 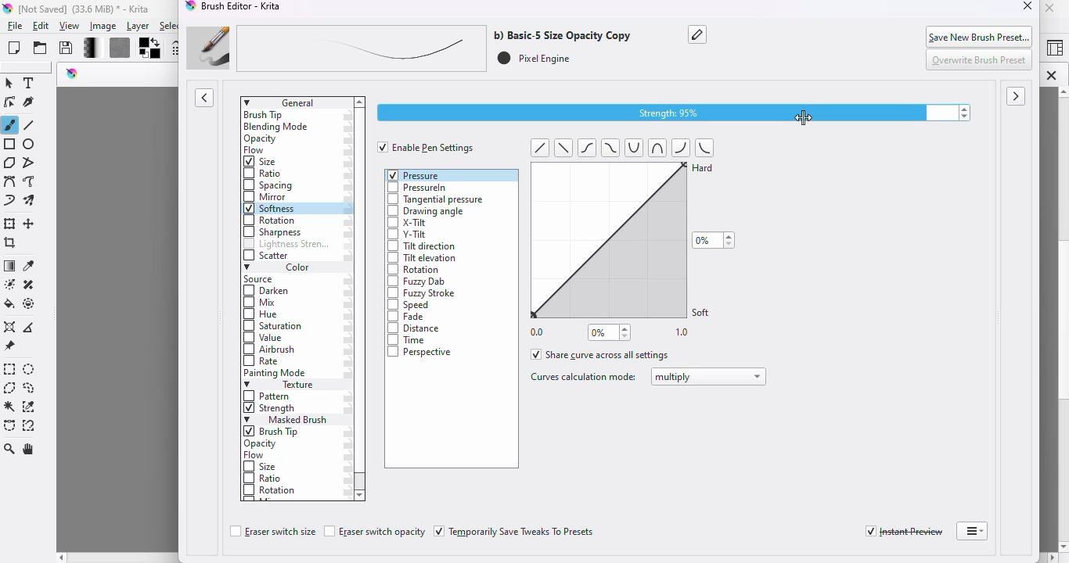 I want to click on texture, so click(x=284, y=385).